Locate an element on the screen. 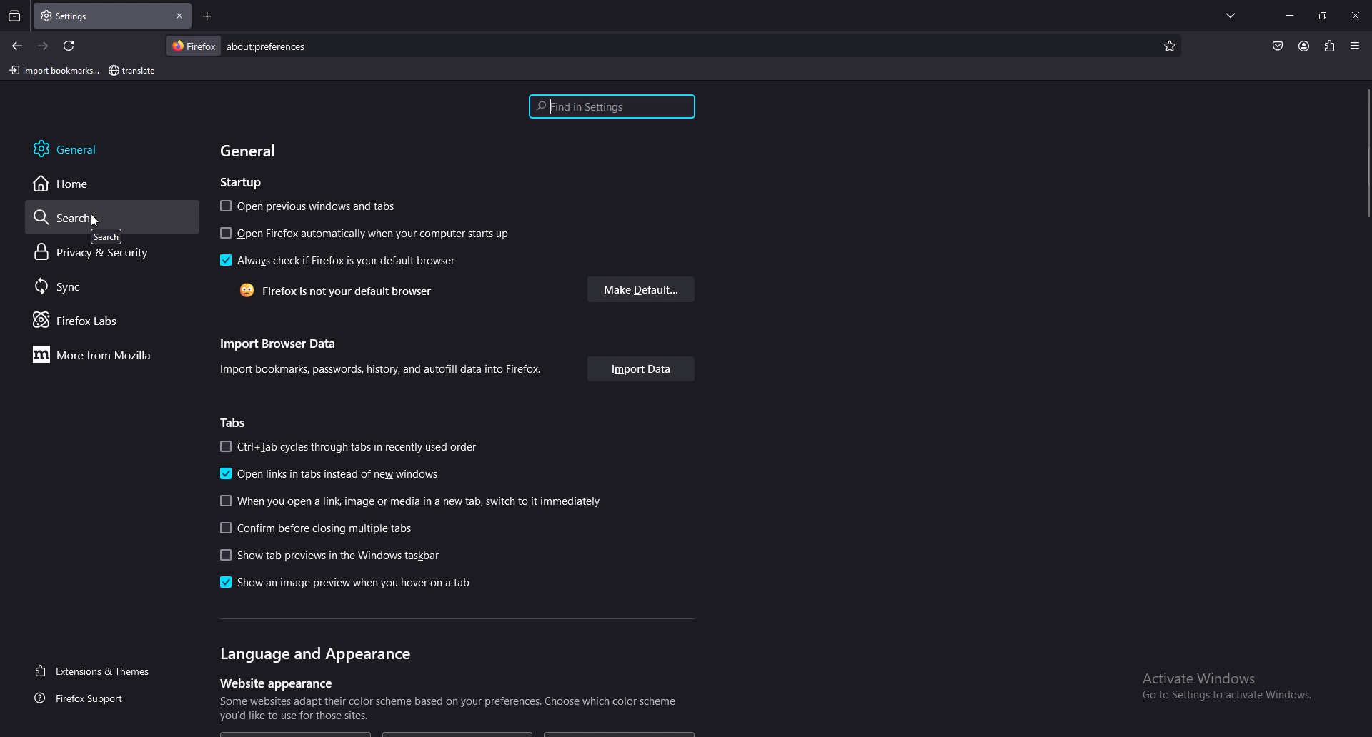  show an image preview is located at coordinates (344, 583).